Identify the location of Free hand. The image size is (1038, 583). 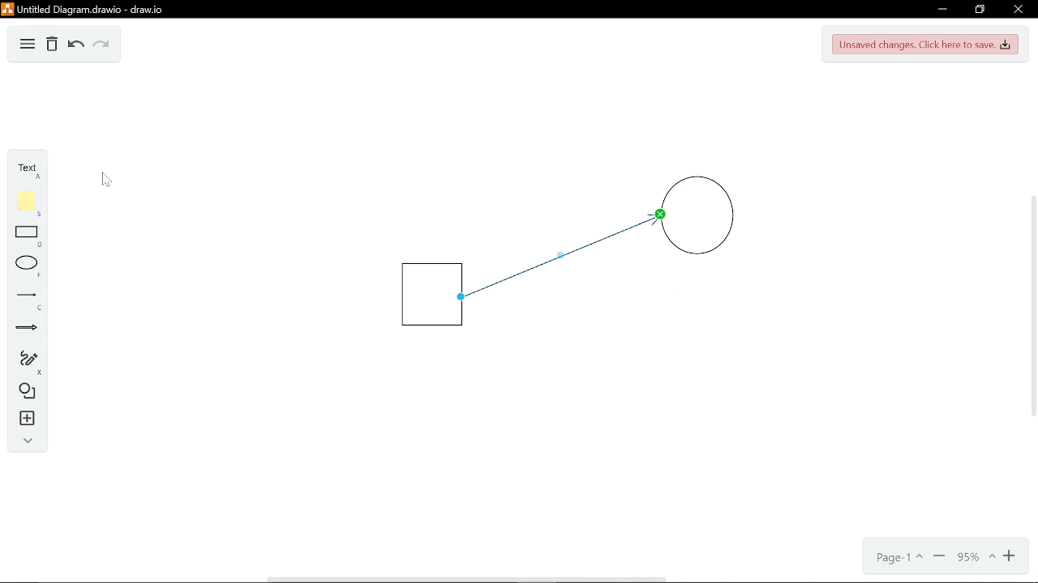
(22, 361).